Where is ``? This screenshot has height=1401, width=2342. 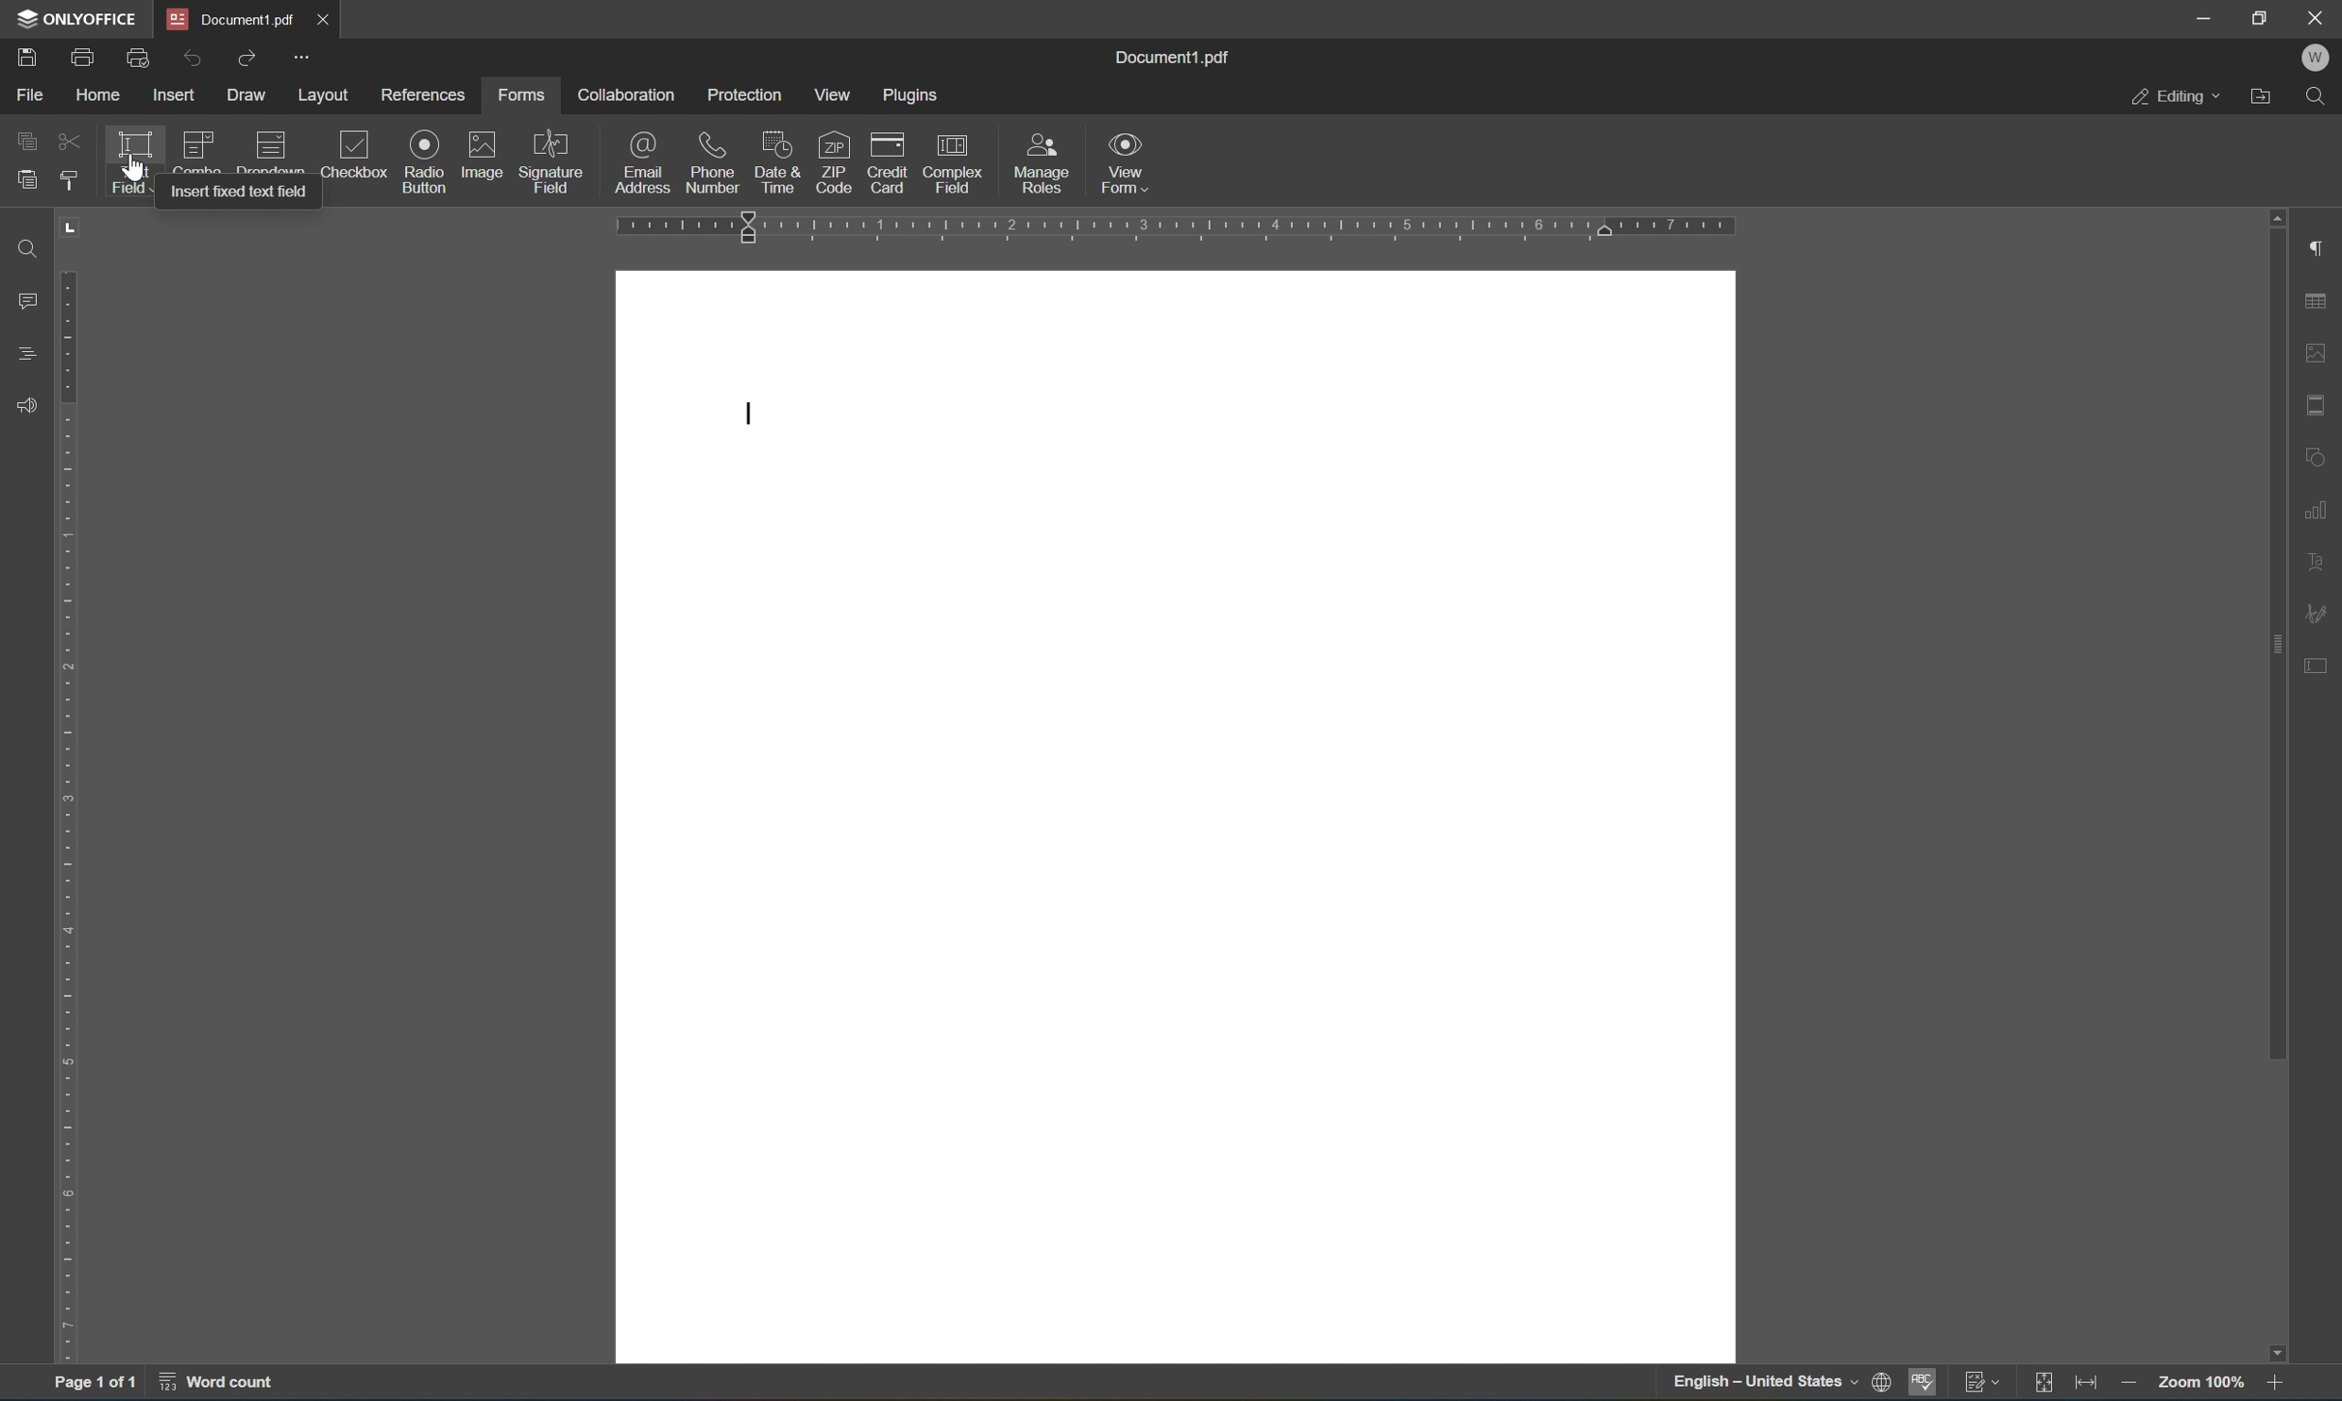  is located at coordinates (423, 161).